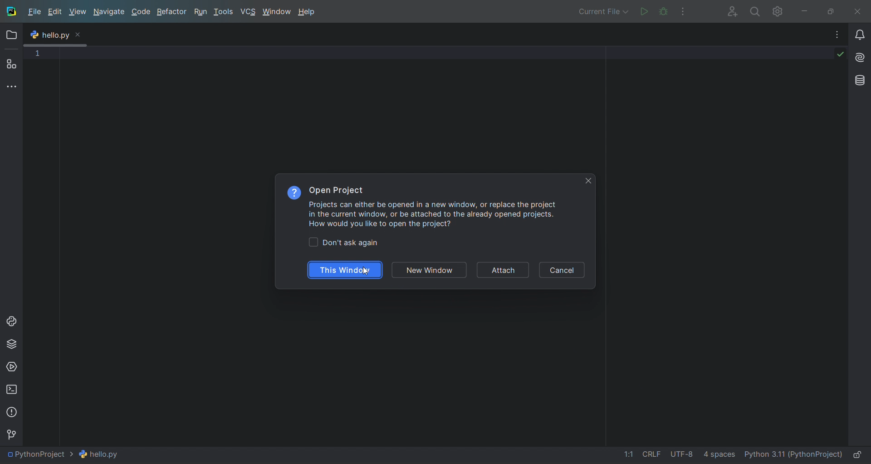 Image resolution: width=871 pixels, height=464 pixels. I want to click on tools, so click(225, 13).